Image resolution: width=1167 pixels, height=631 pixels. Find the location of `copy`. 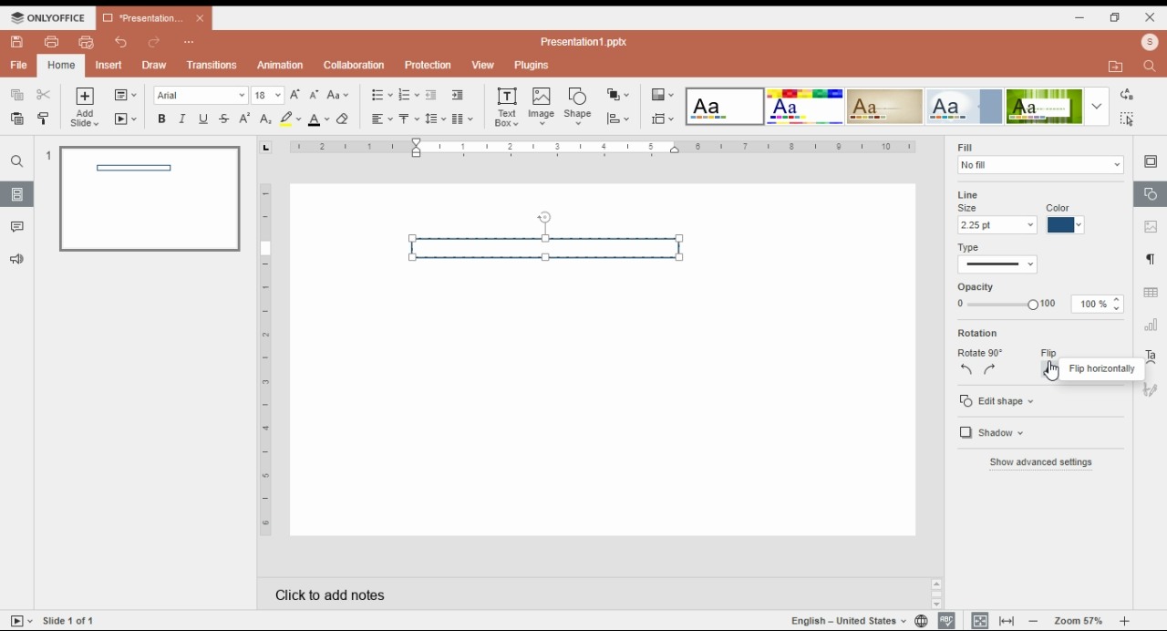

copy is located at coordinates (18, 95).